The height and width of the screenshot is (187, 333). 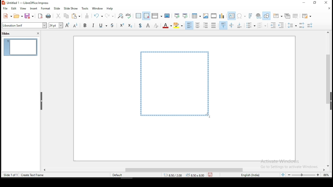 I want to click on window, so click(x=97, y=8).